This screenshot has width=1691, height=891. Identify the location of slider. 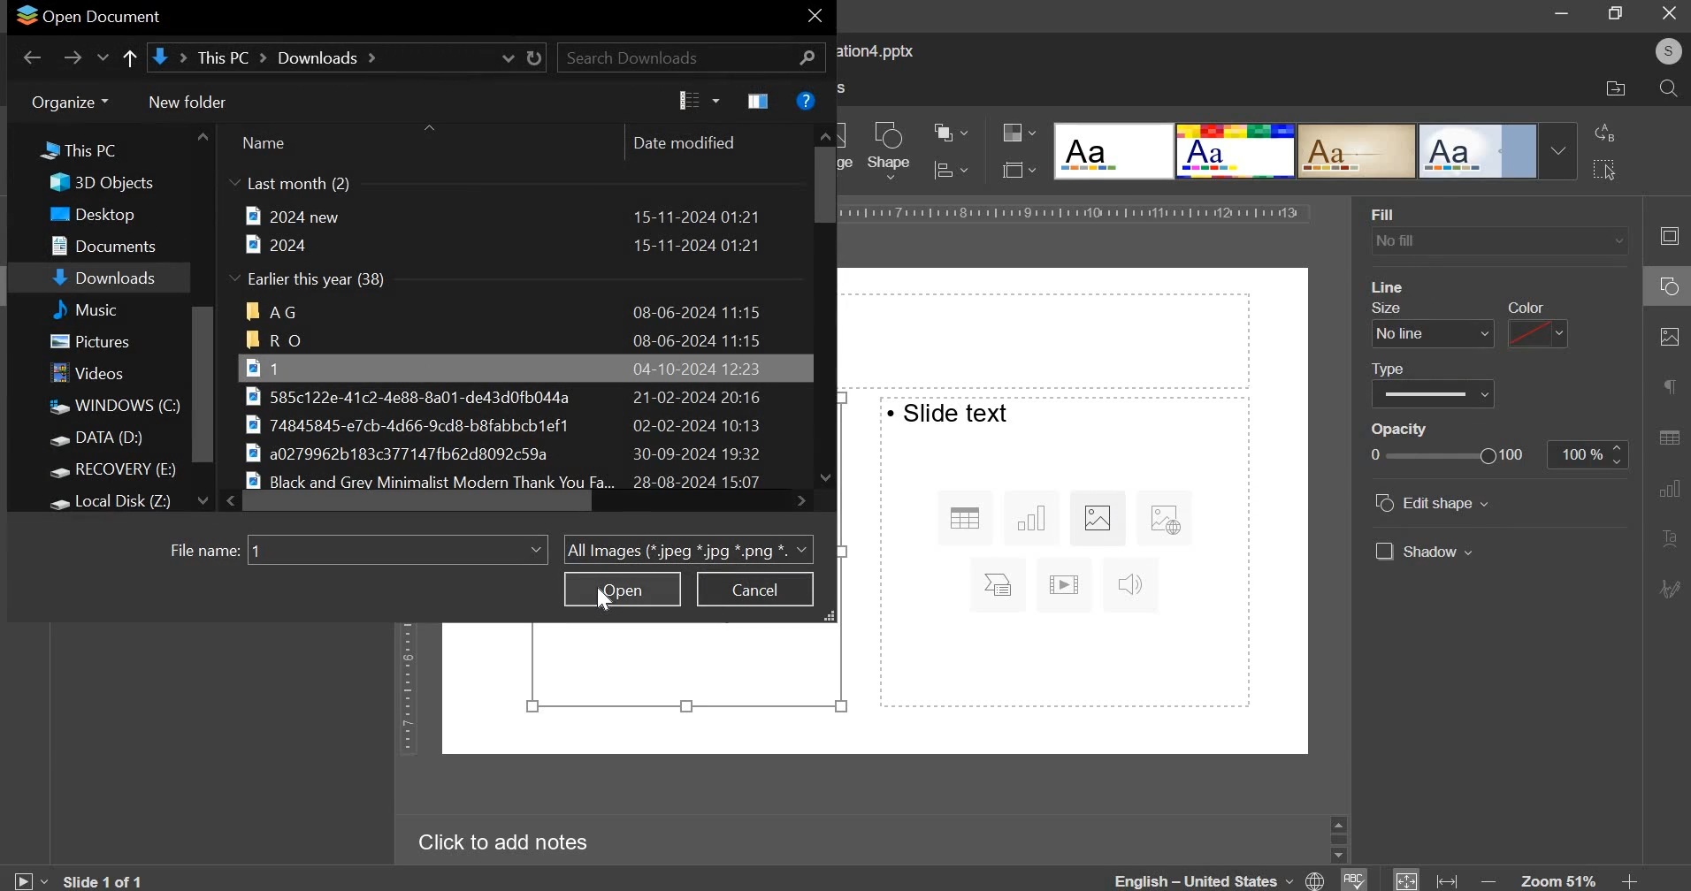
(1338, 838).